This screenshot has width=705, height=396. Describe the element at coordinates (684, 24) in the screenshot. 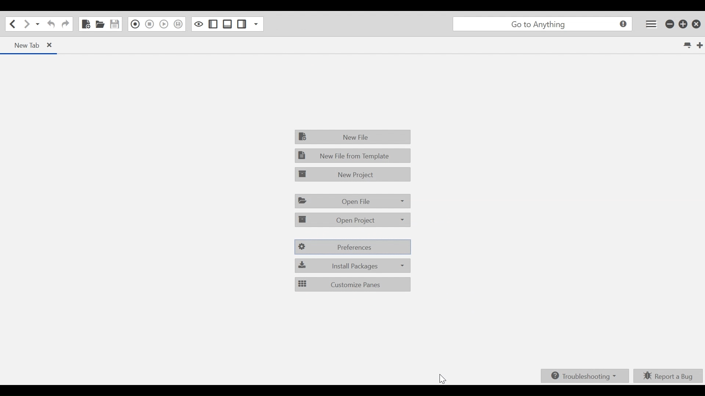

I see `Restore` at that location.